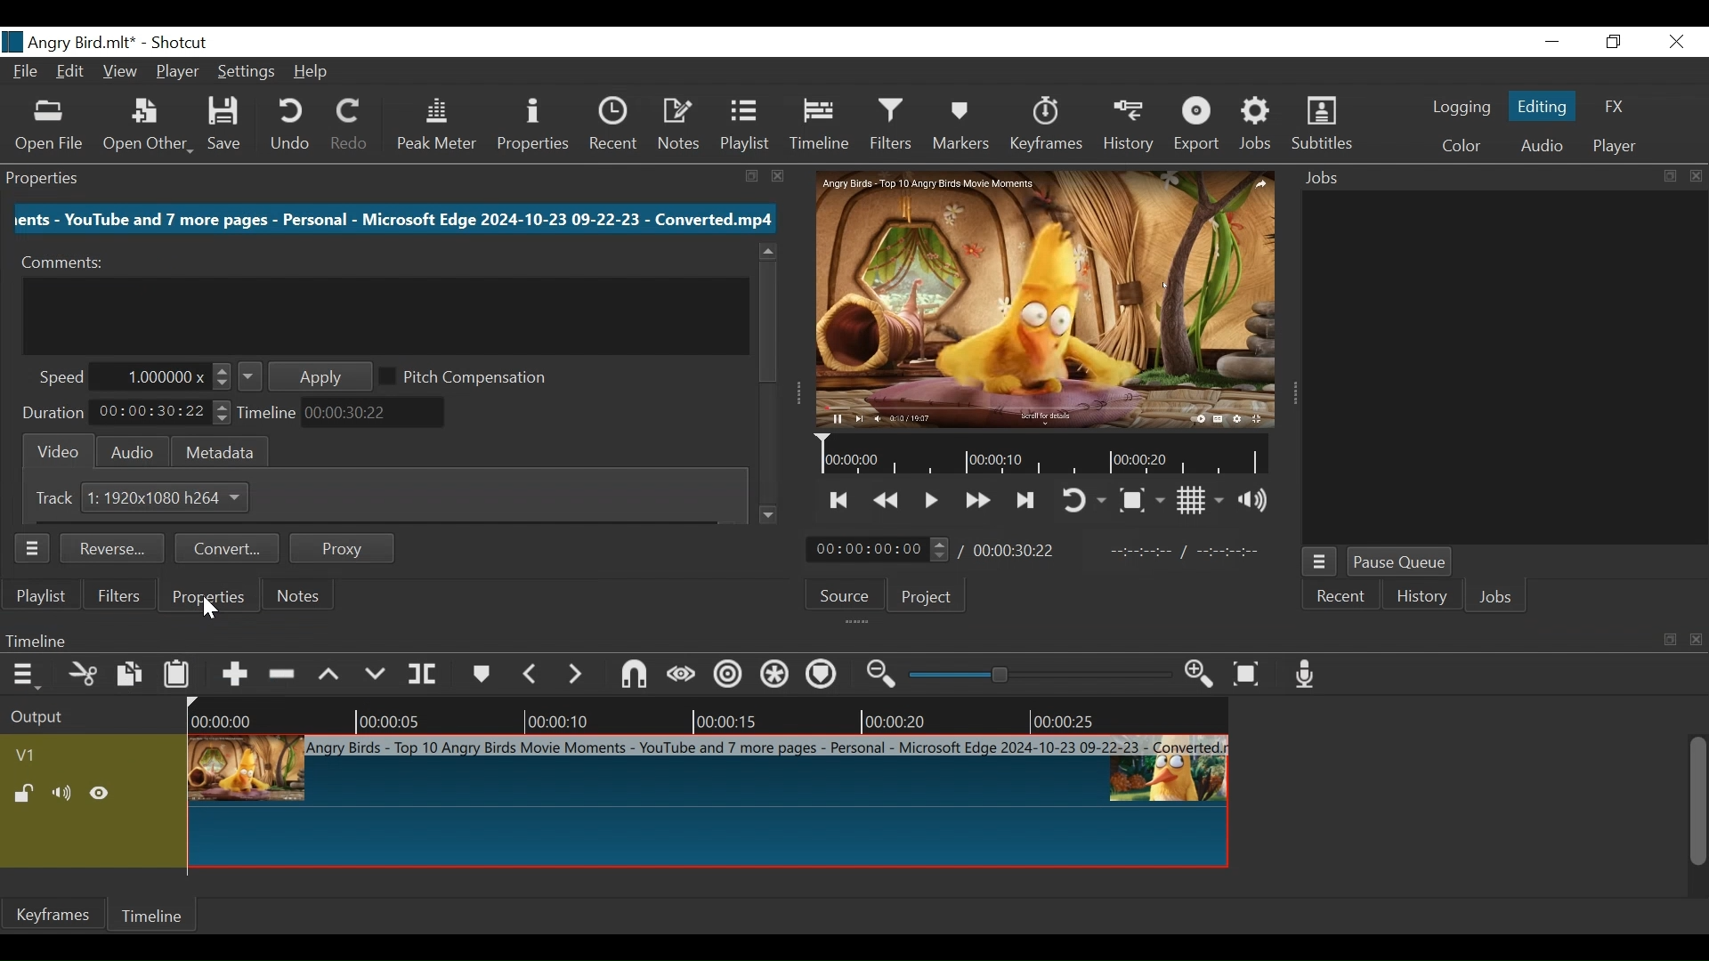  What do you see at coordinates (238, 675) in the screenshot?
I see `Append` at bounding box center [238, 675].